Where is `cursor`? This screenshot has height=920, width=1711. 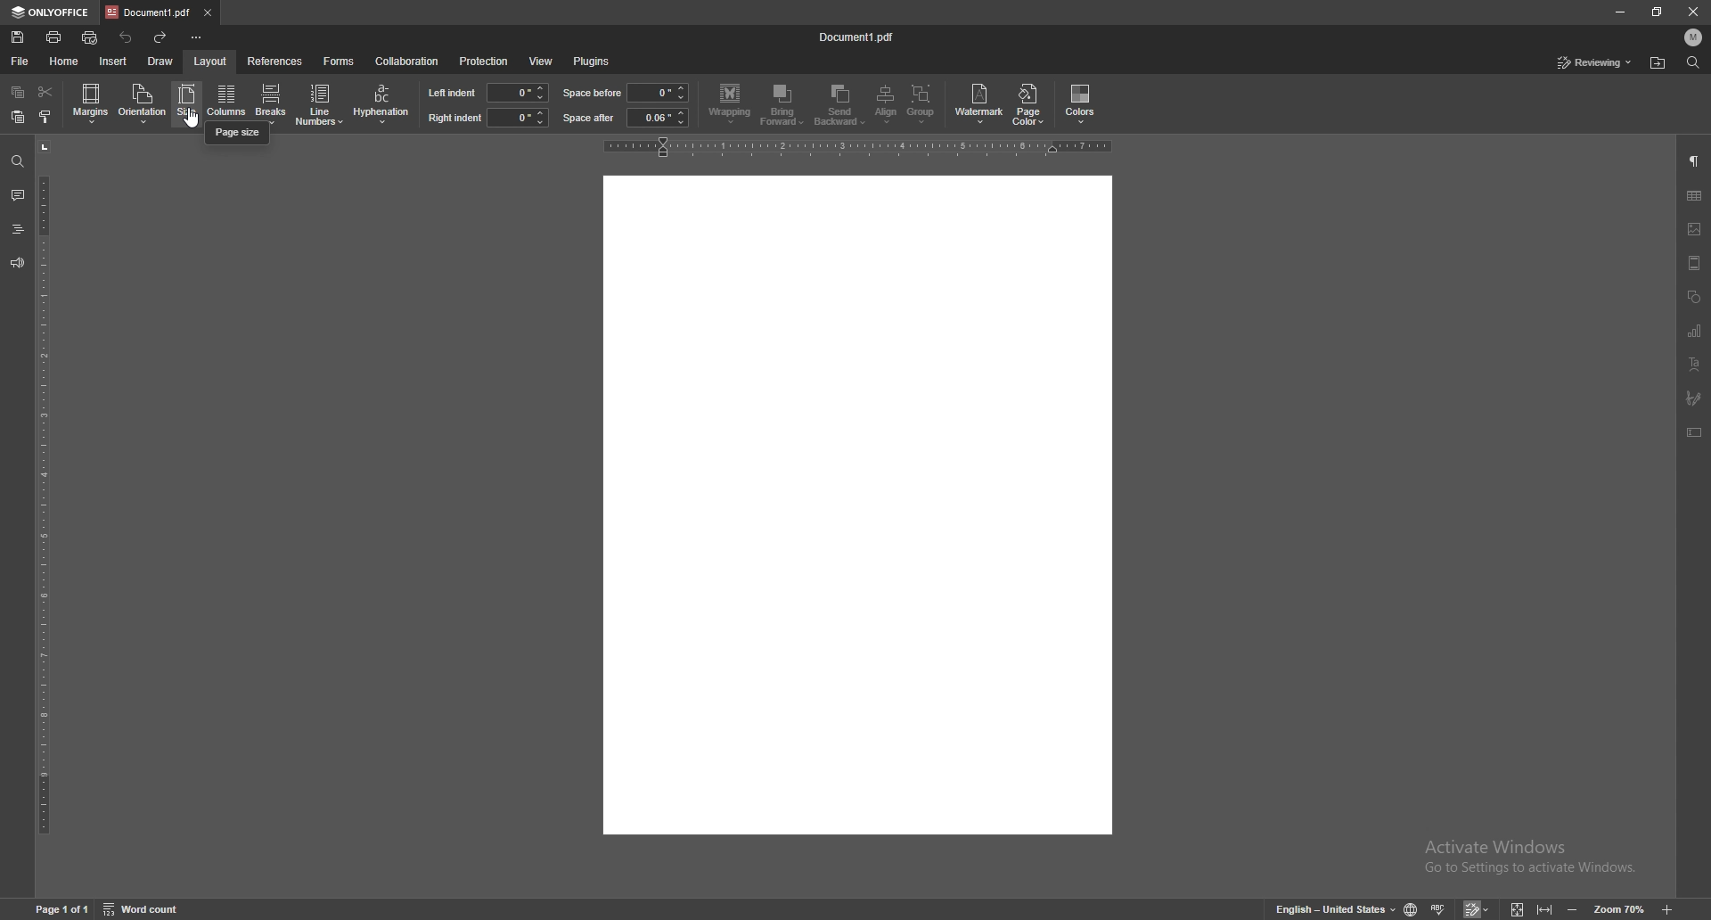
cursor is located at coordinates (200, 119).